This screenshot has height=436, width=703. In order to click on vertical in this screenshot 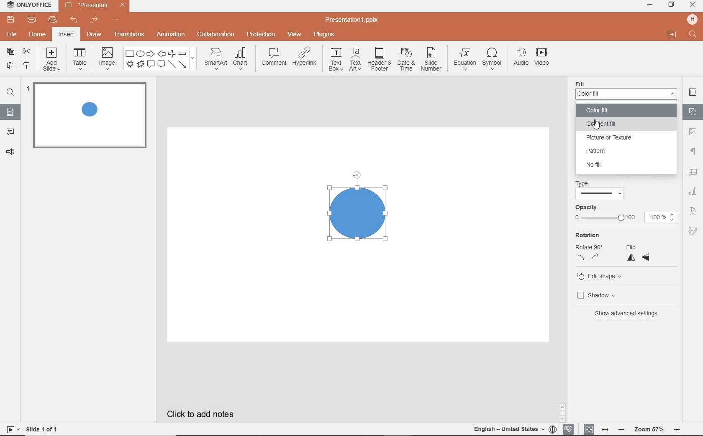, I will do `click(633, 258)`.